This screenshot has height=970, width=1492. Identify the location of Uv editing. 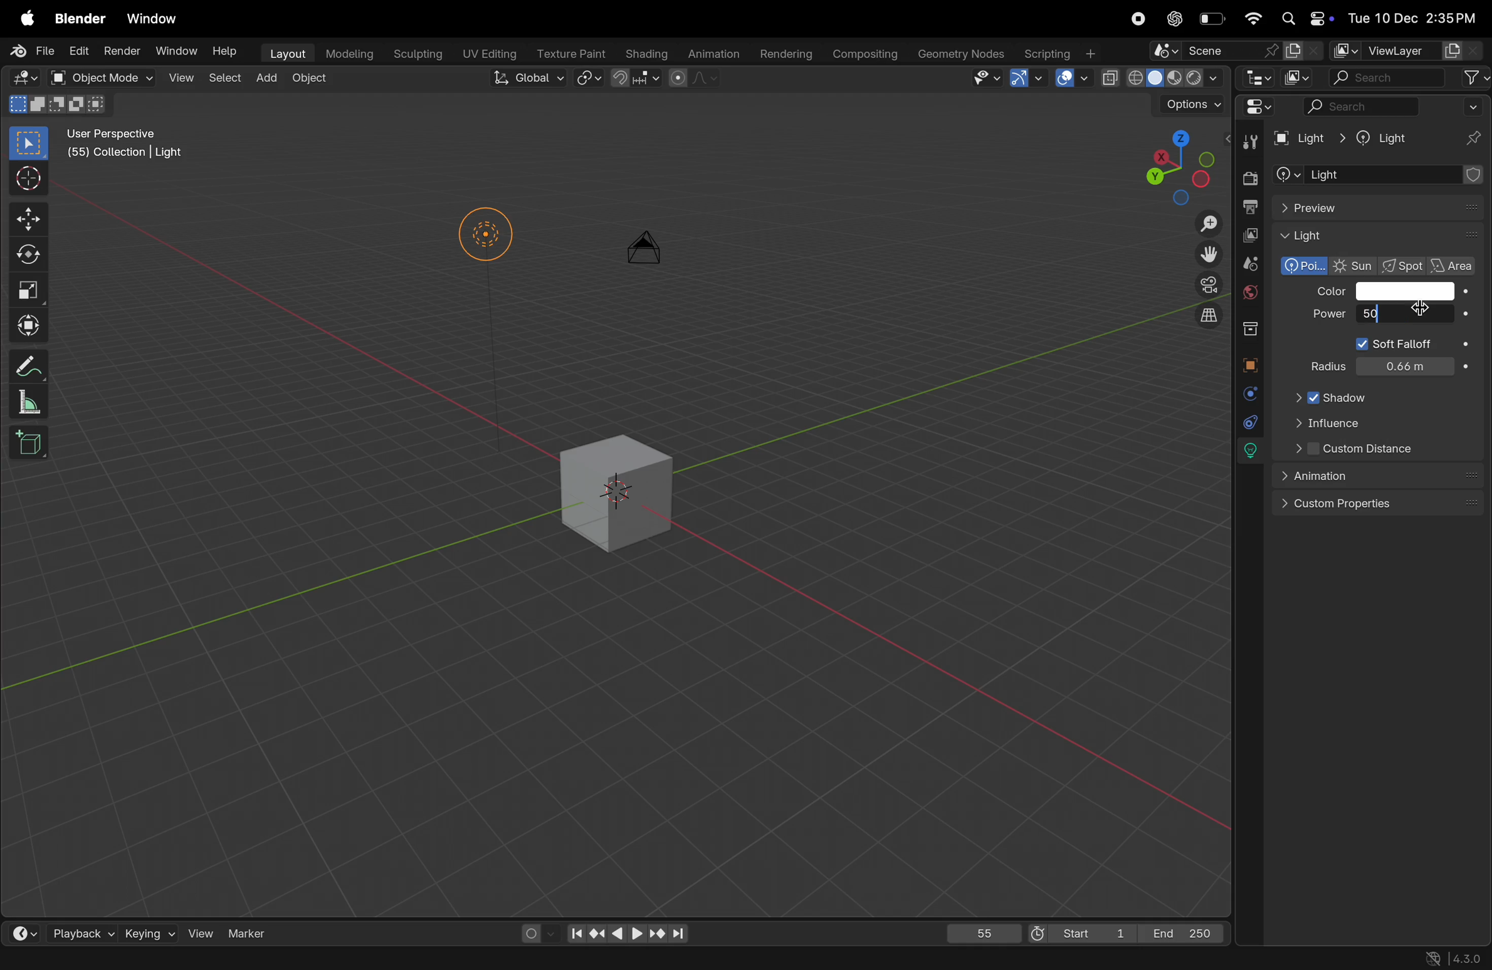
(486, 53).